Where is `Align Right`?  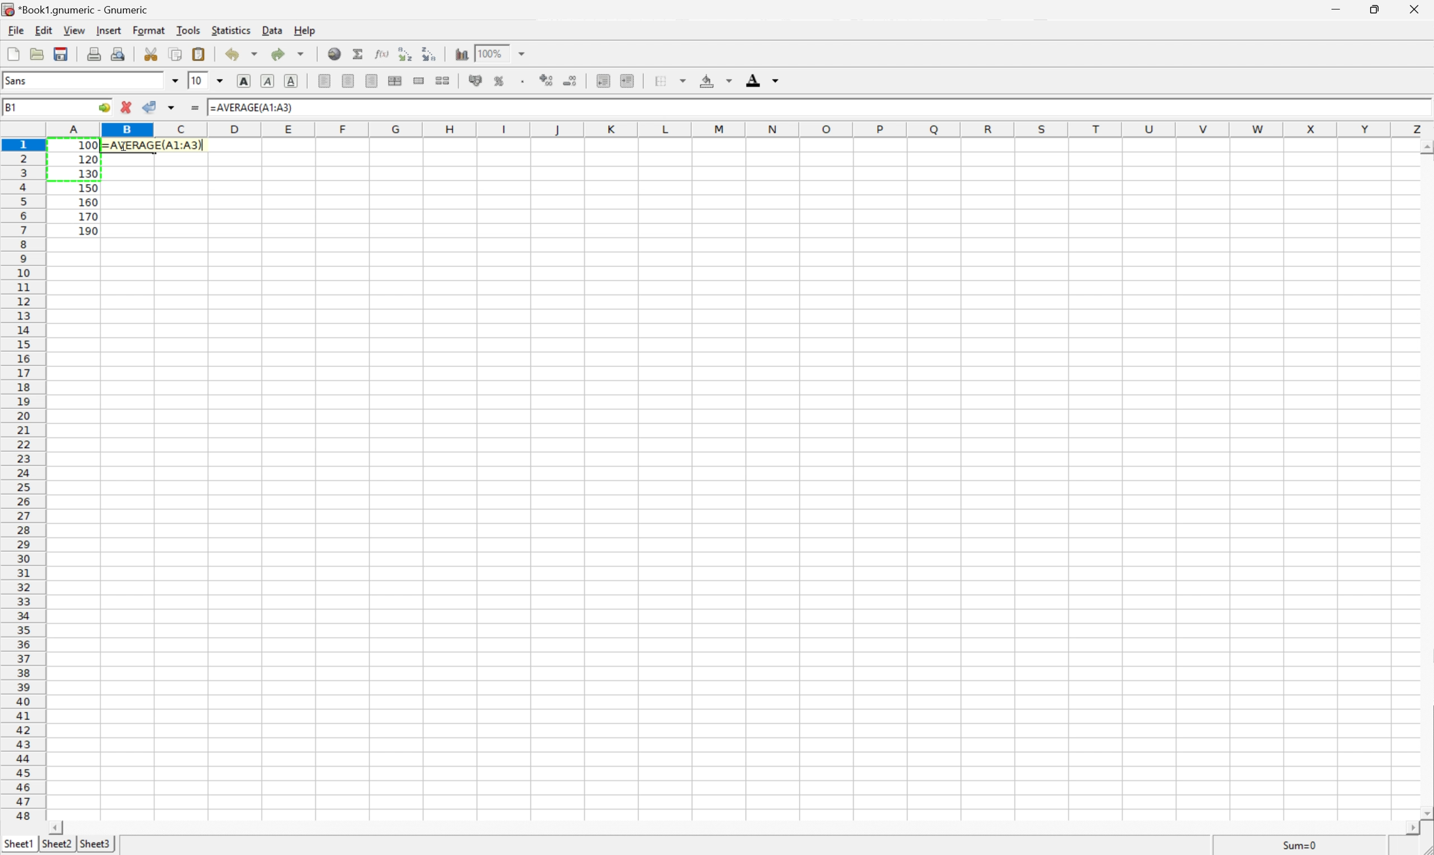 Align Right is located at coordinates (372, 81).